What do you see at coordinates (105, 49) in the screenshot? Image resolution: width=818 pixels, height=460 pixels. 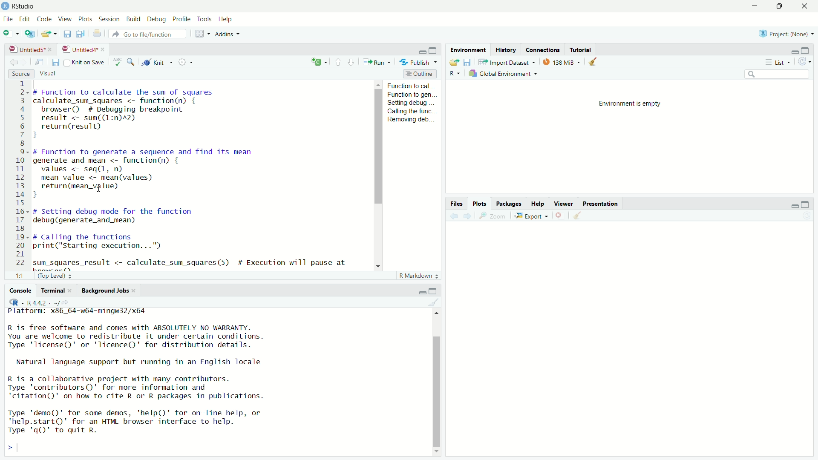 I see `close` at bounding box center [105, 49].